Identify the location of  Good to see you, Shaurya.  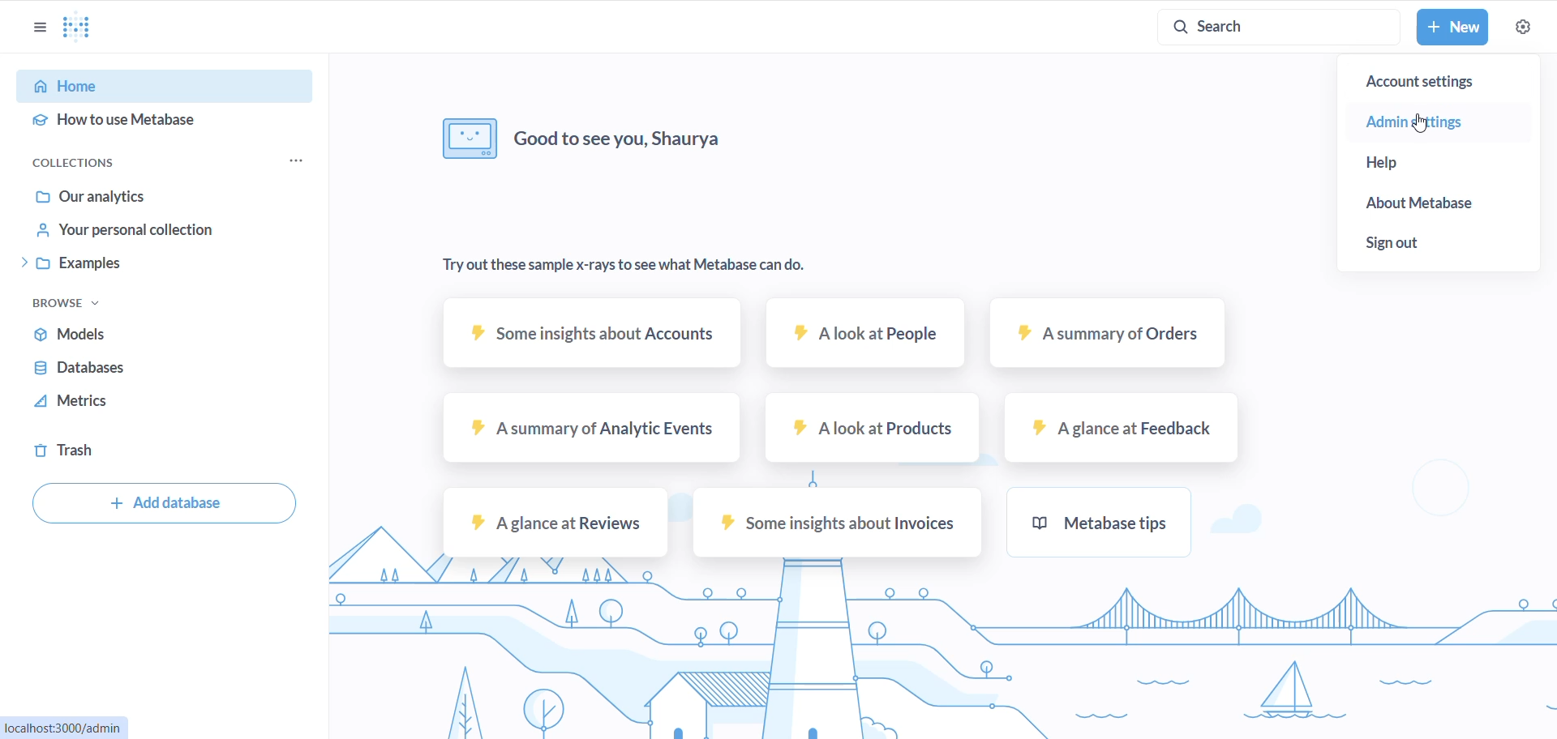
(585, 137).